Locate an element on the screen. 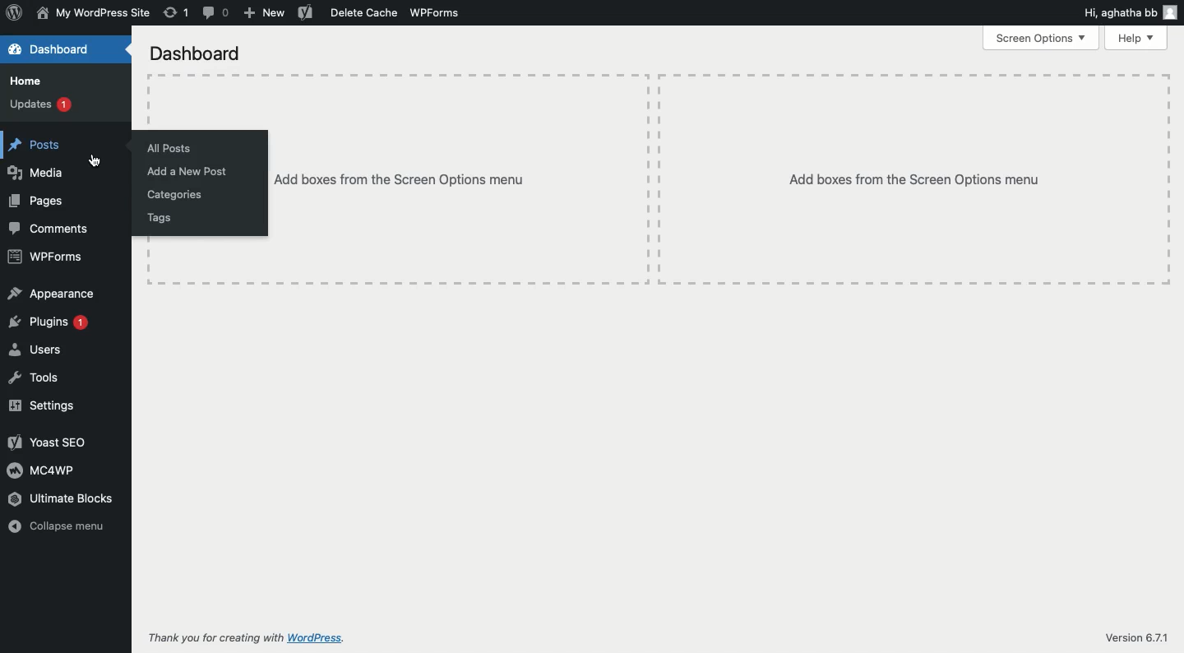 This screenshot has width=1184, height=653. Appearance is located at coordinates (53, 294).